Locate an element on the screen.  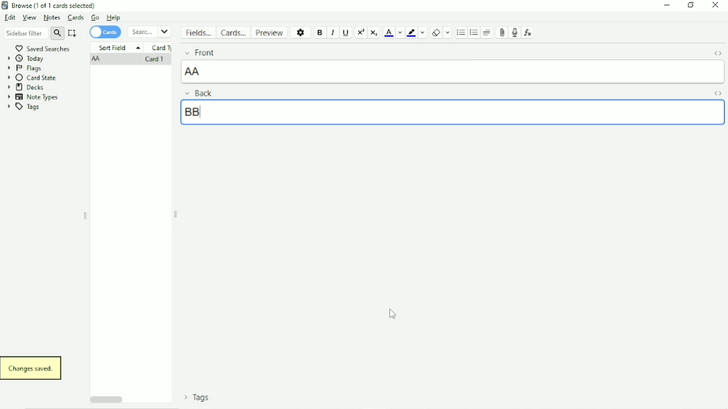
View is located at coordinates (29, 18).